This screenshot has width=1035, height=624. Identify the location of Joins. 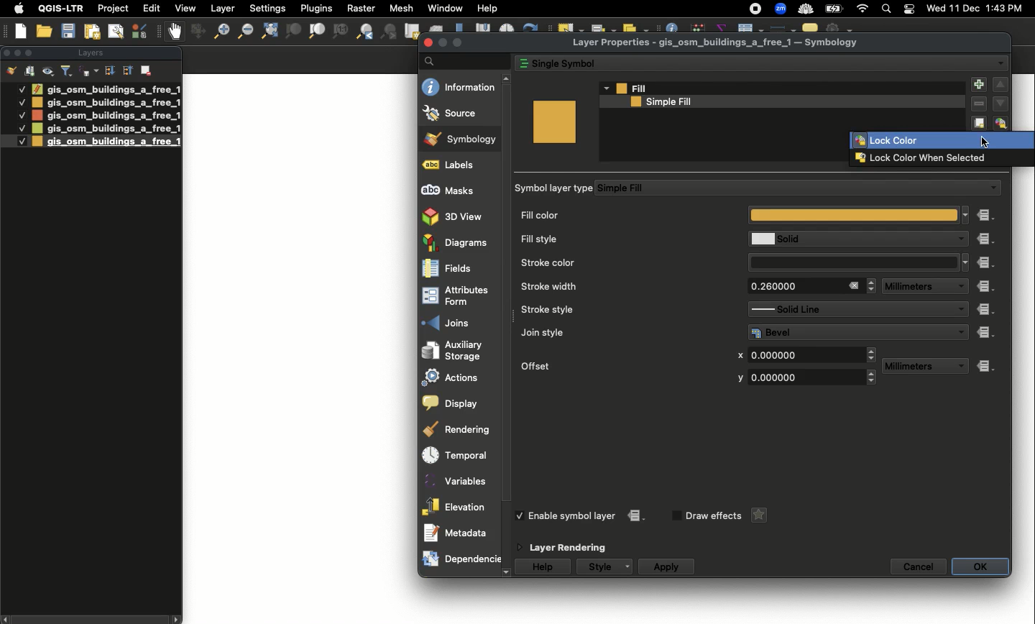
(460, 322).